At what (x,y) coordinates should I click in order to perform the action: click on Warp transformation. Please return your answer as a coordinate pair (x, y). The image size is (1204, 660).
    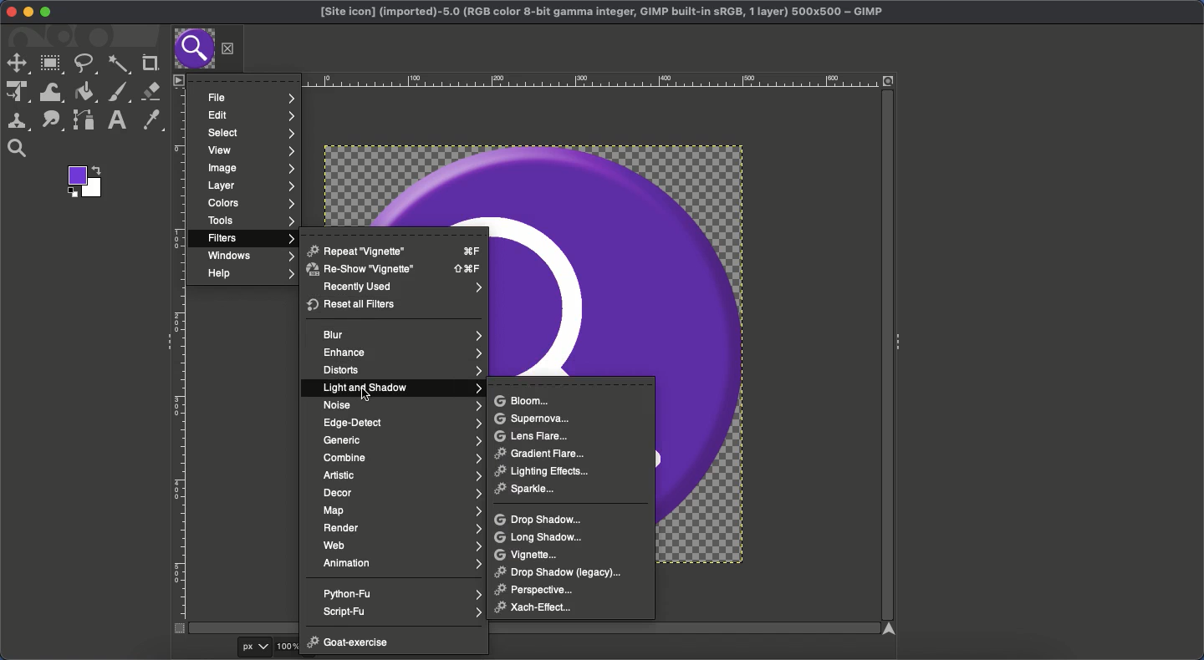
    Looking at the image, I should click on (52, 92).